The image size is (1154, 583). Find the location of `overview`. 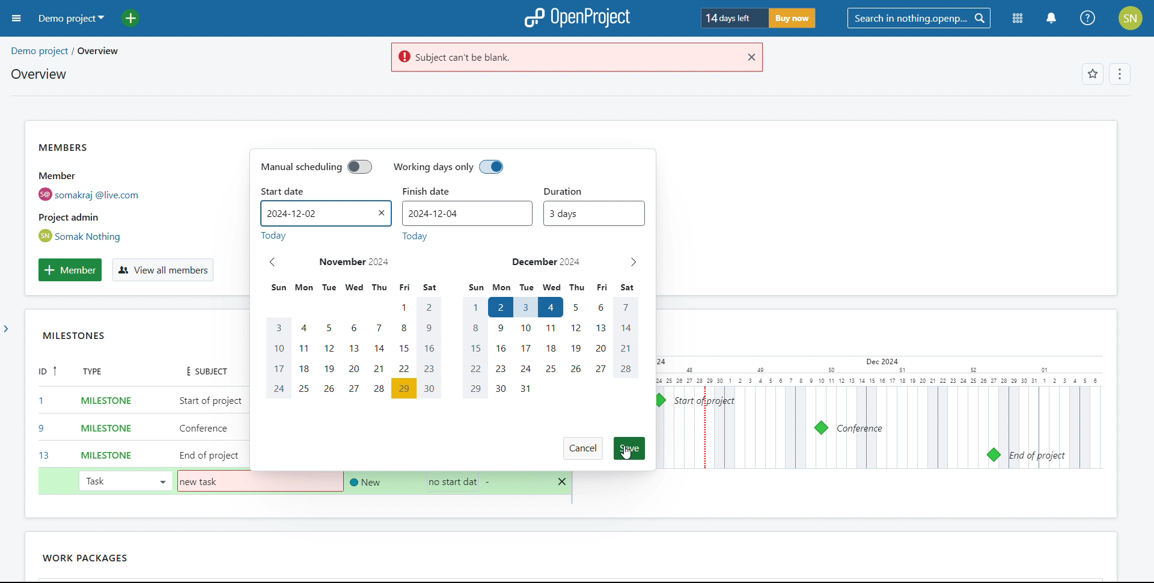

overview is located at coordinates (38, 74).